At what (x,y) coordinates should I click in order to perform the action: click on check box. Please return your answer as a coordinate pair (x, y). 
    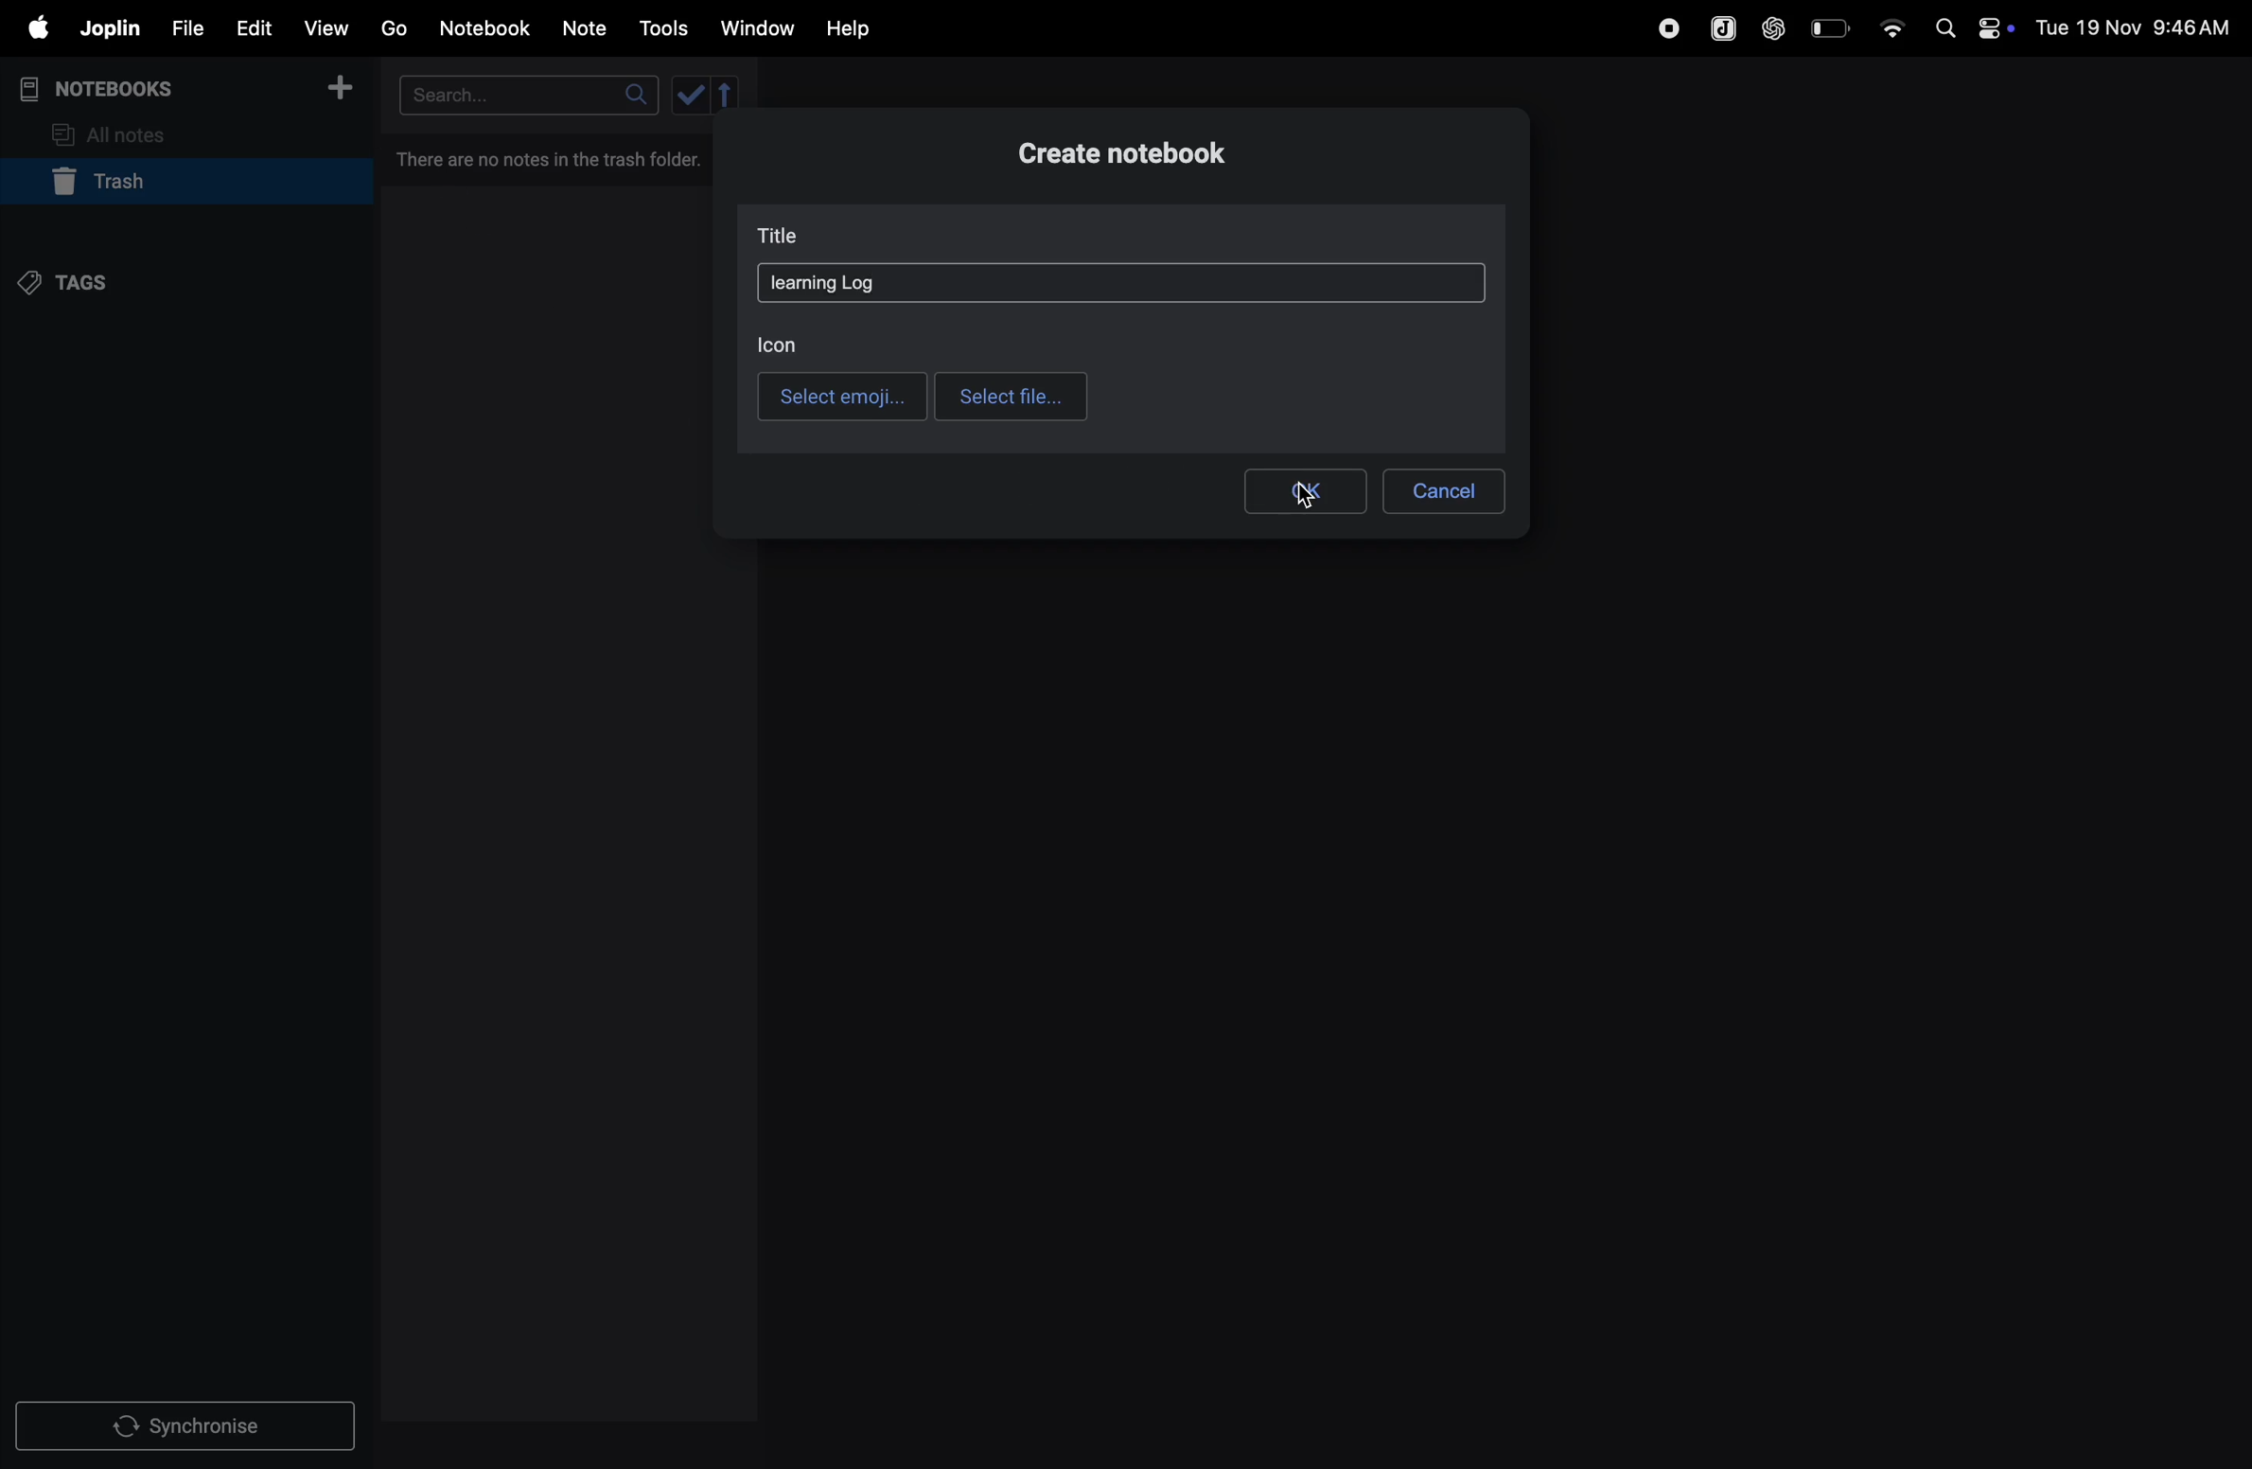
    Looking at the image, I should click on (709, 94).